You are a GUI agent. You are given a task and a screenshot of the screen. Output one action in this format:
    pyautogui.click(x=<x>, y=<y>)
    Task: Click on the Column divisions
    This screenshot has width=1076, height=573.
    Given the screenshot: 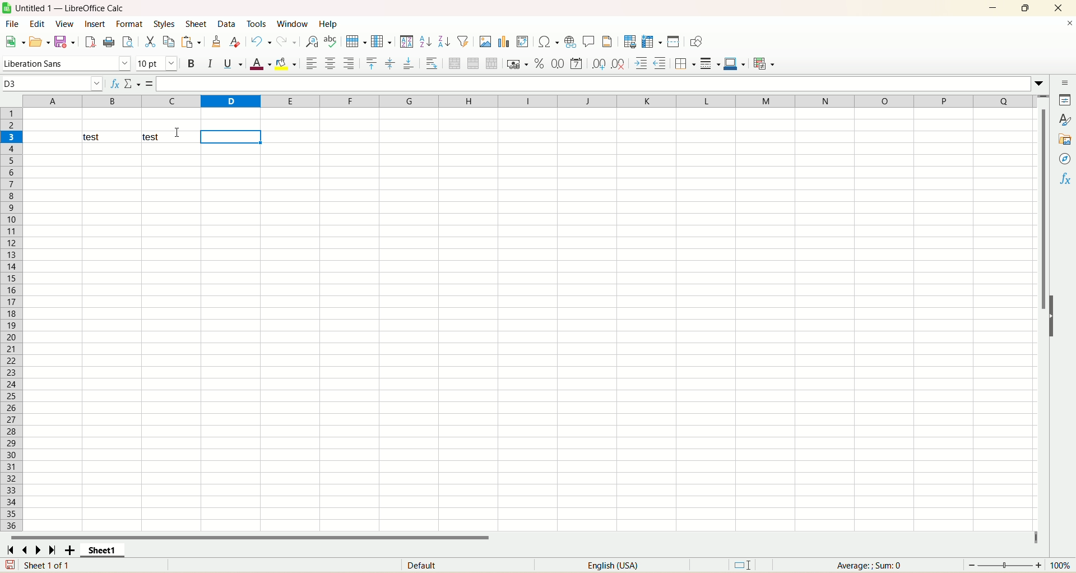 What is the action you would take?
    pyautogui.click(x=112, y=101)
    